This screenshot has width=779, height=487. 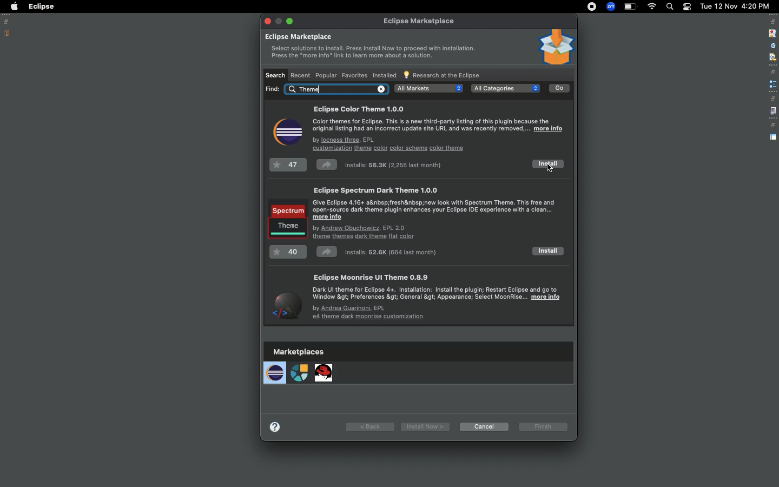 I want to click on Eclipse moonrise UI theme, so click(x=441, y=297).